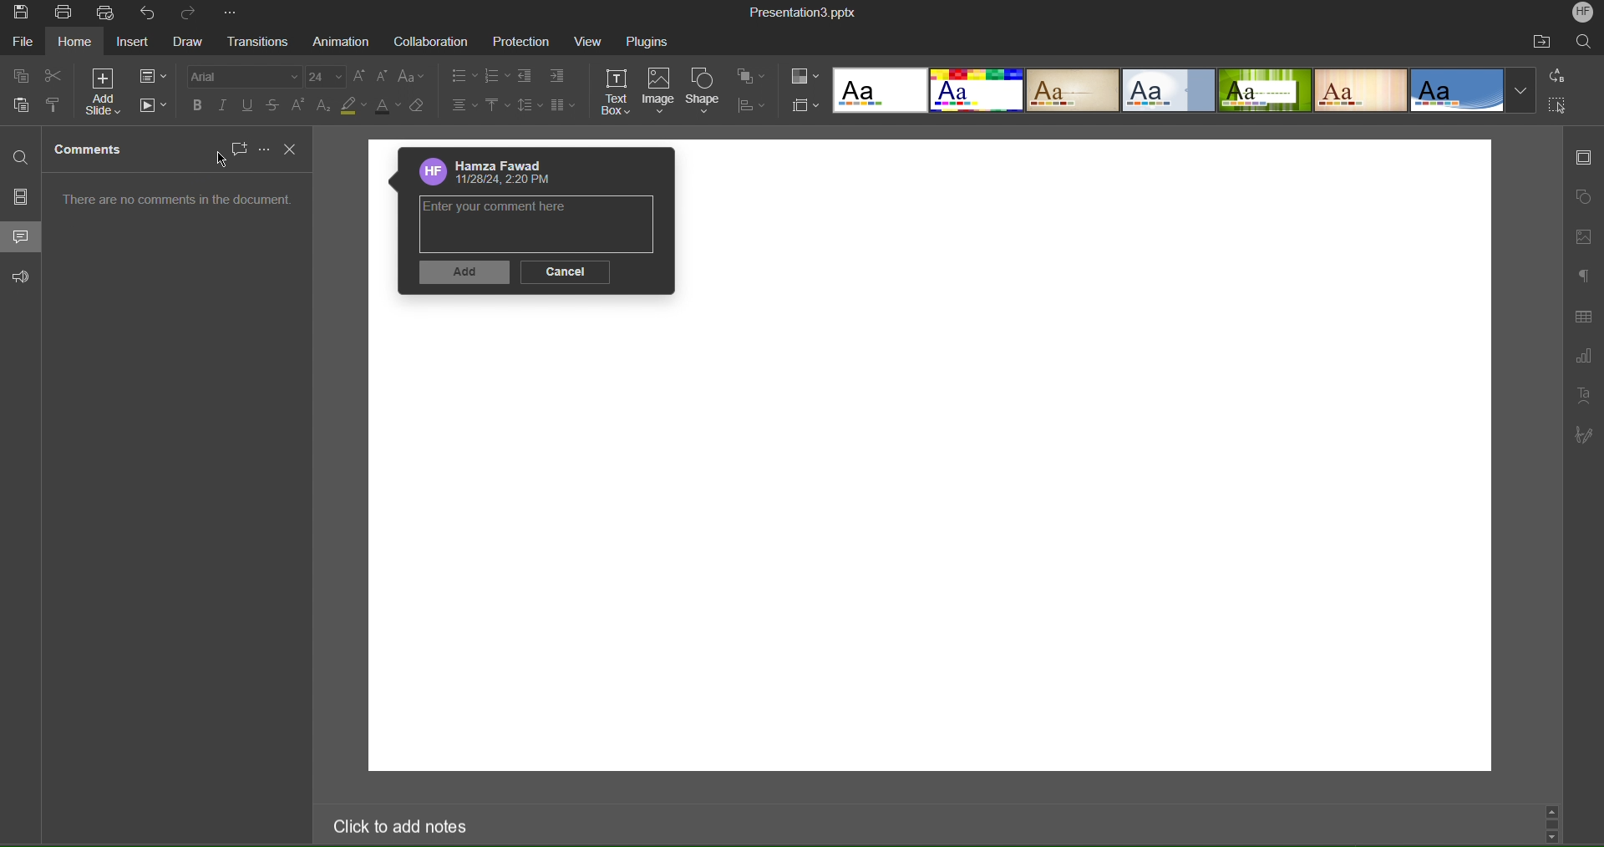 The width and height of the screenshot is (1604, 847). What do you see at coordinates (523, 43) in the screenshot?
I see `Protection` at bounding box center [523, 43].